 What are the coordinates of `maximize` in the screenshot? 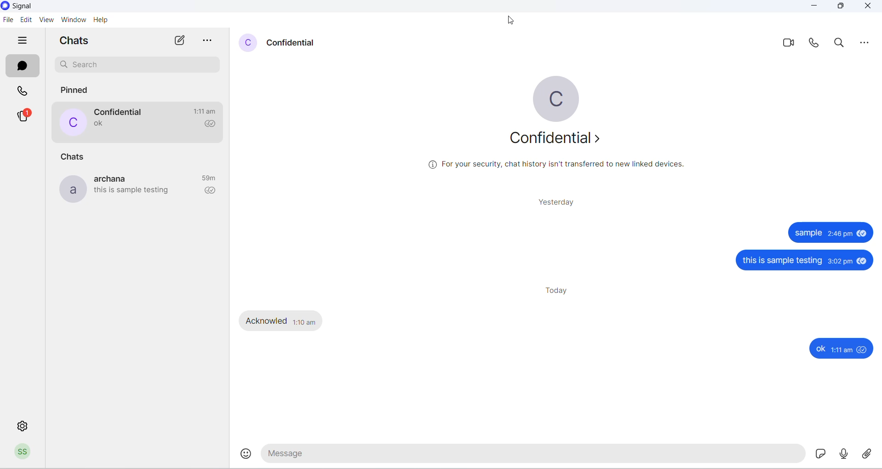 It's located at (842, 8).